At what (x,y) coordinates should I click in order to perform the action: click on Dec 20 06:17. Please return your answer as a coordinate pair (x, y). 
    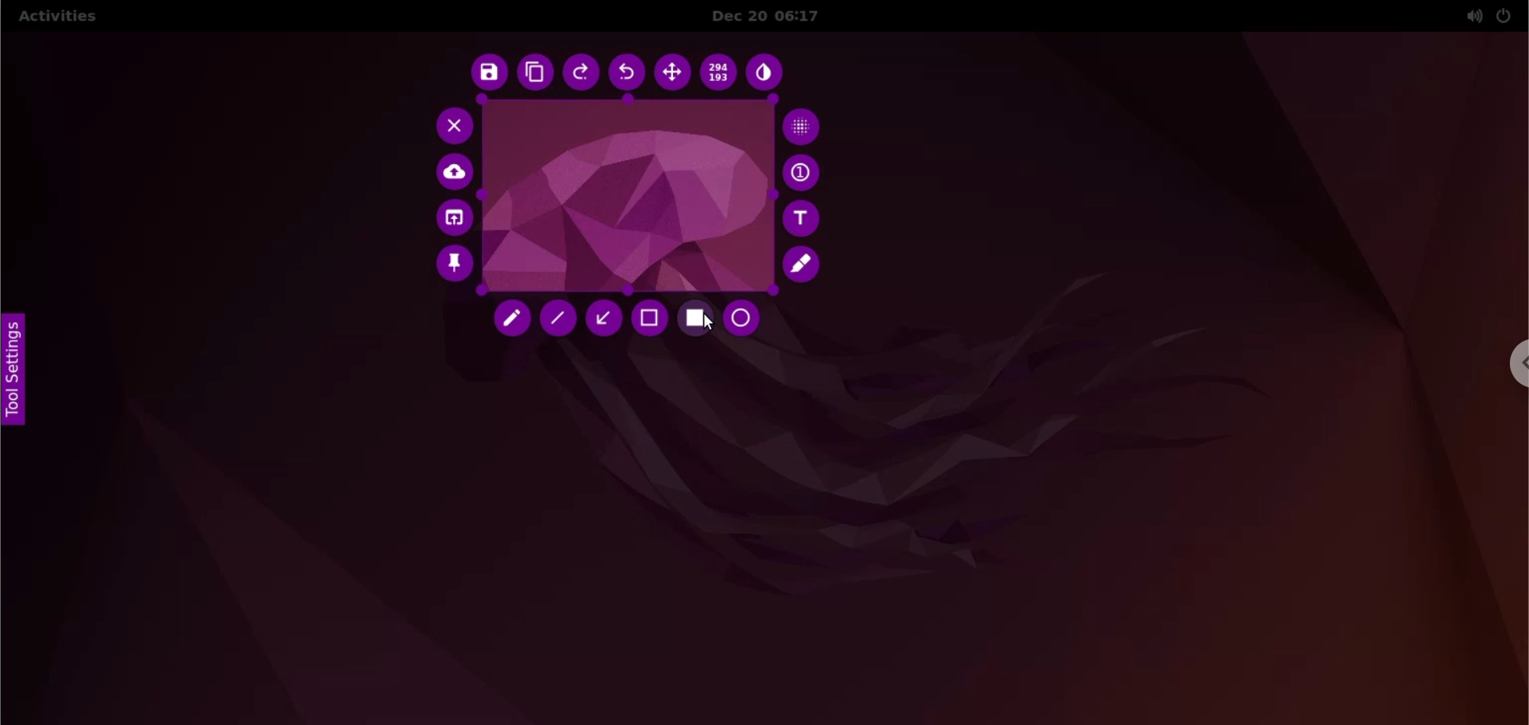
    Looking at the image, I should click on (777, 16).